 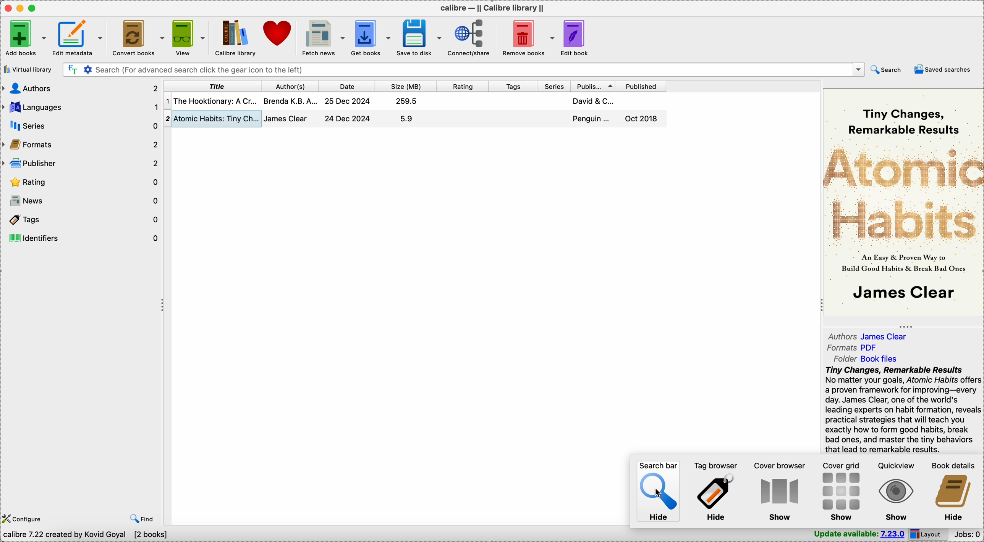 I want to click on series, so click(x=554, y=86).